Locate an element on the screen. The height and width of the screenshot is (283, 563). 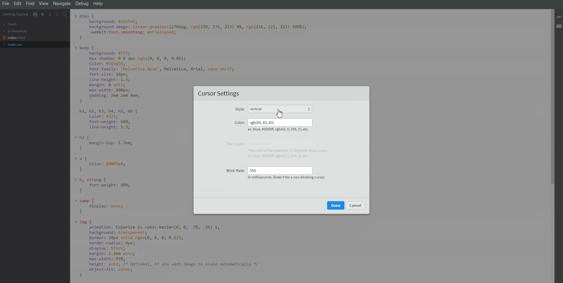
Split editor vertically and Horizontally is located at coordinates (57, 14).